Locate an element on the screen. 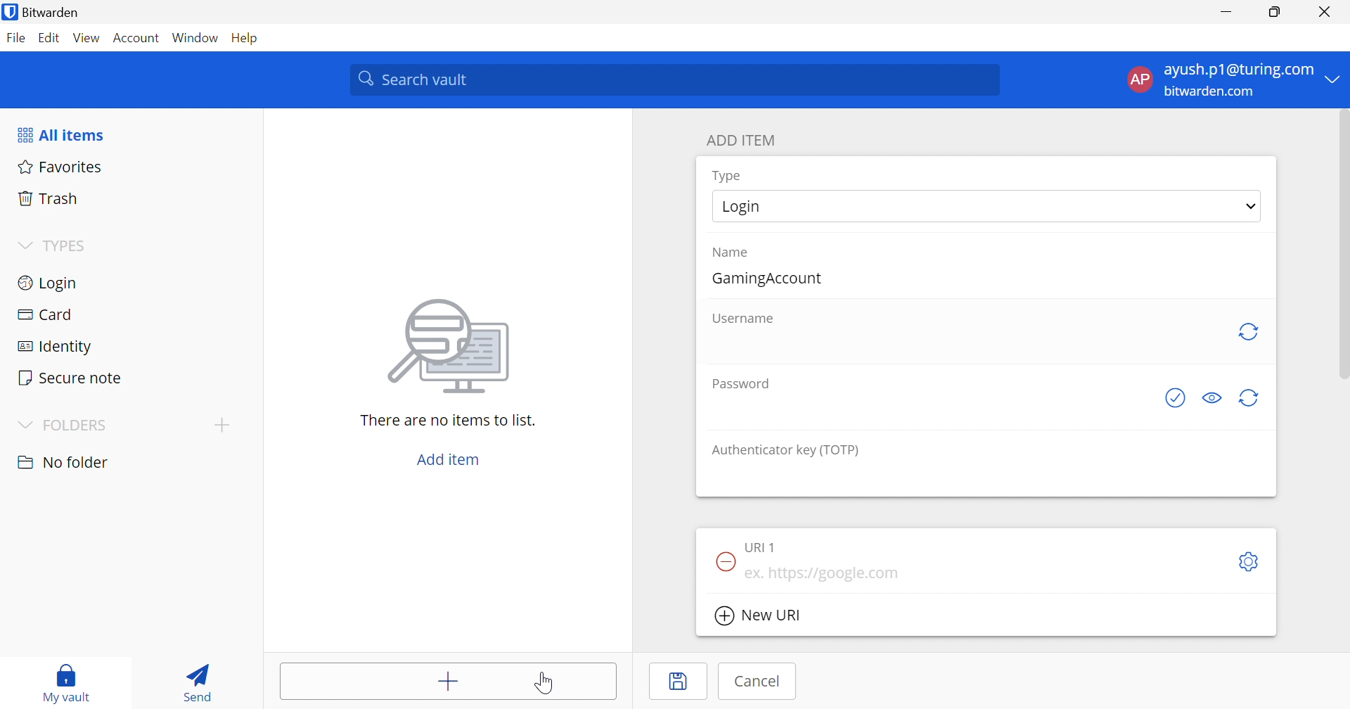 This screenshot has width=1350, height=709. Login is located at coordinates (745, 207).